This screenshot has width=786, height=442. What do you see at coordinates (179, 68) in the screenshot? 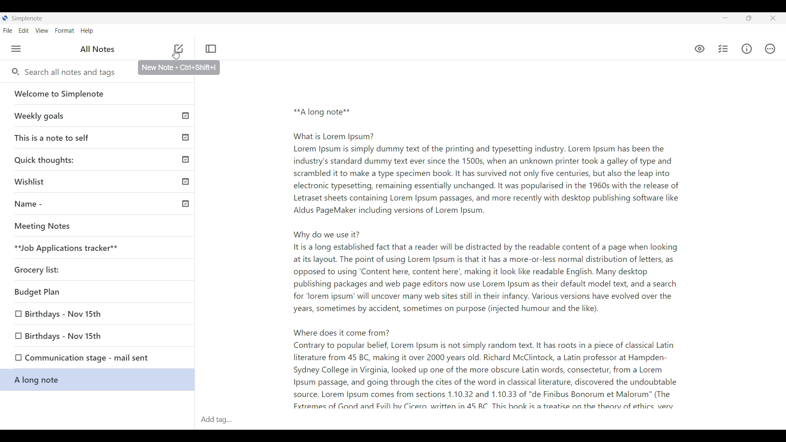
I see `New Note Ctrl+Shift+I` at bounding box center [179, 68].